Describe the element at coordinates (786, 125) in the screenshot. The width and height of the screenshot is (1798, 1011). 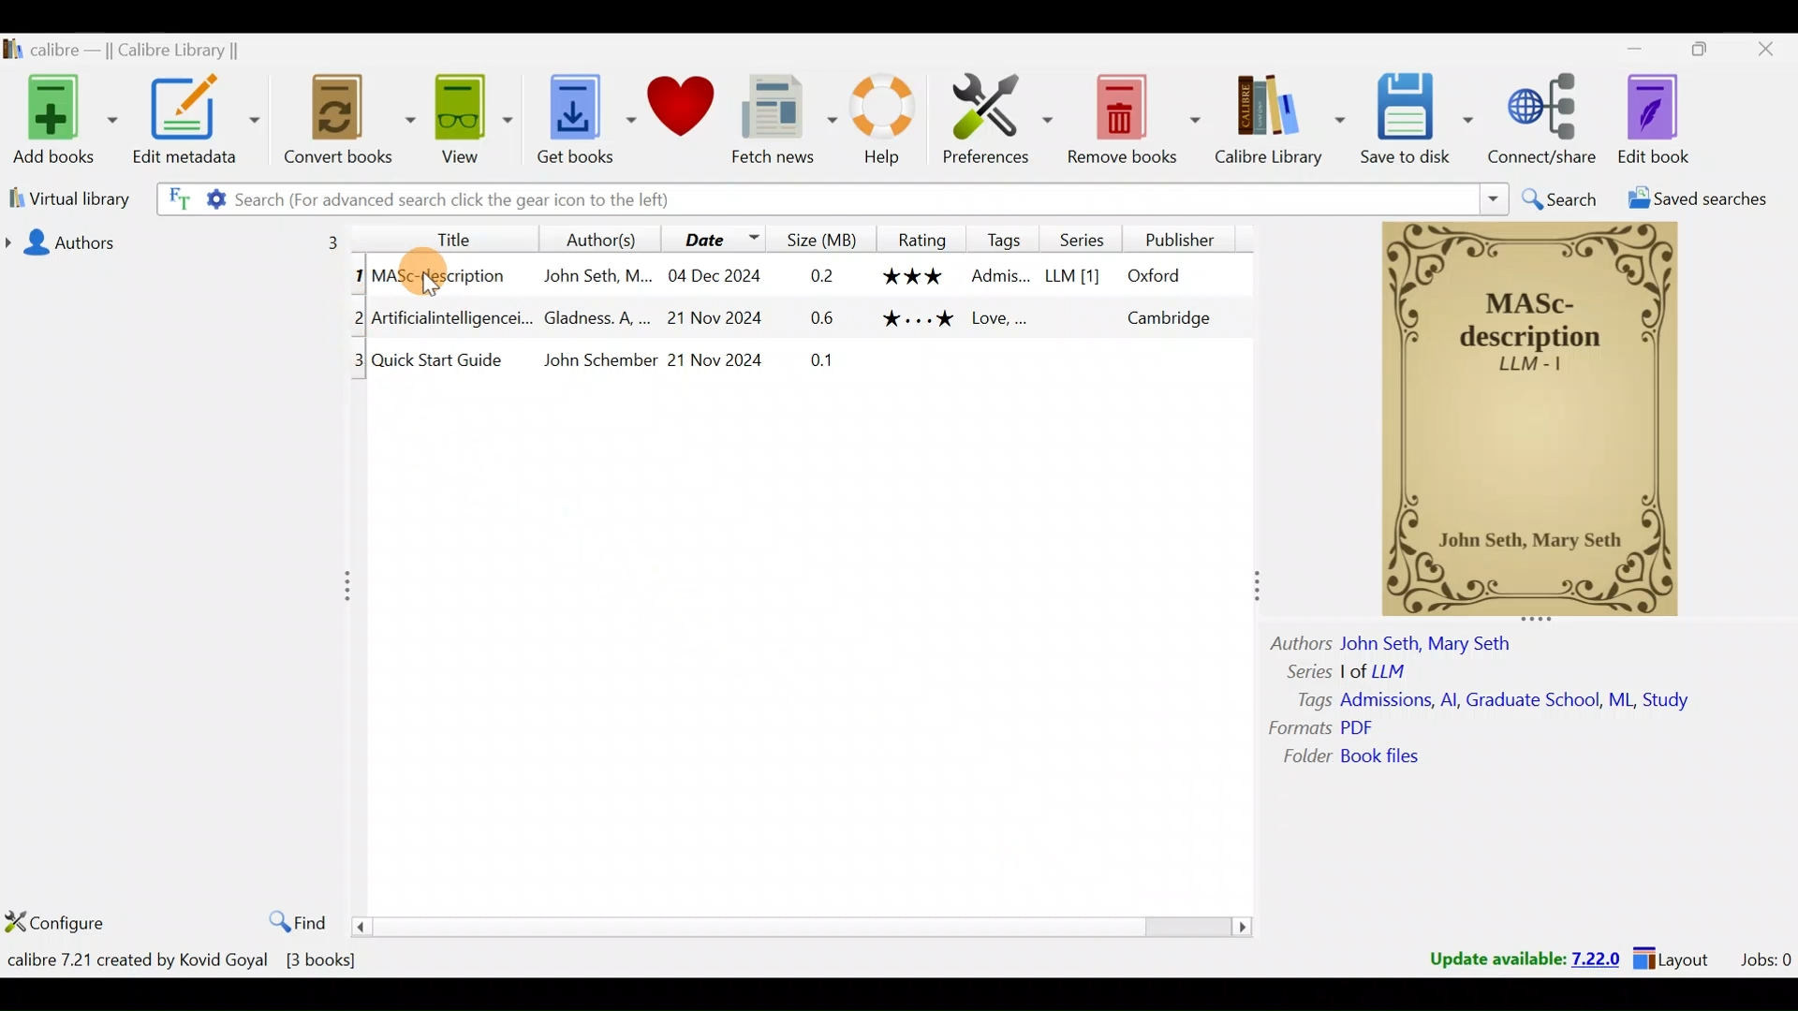
I see `Fetch news` at that location.